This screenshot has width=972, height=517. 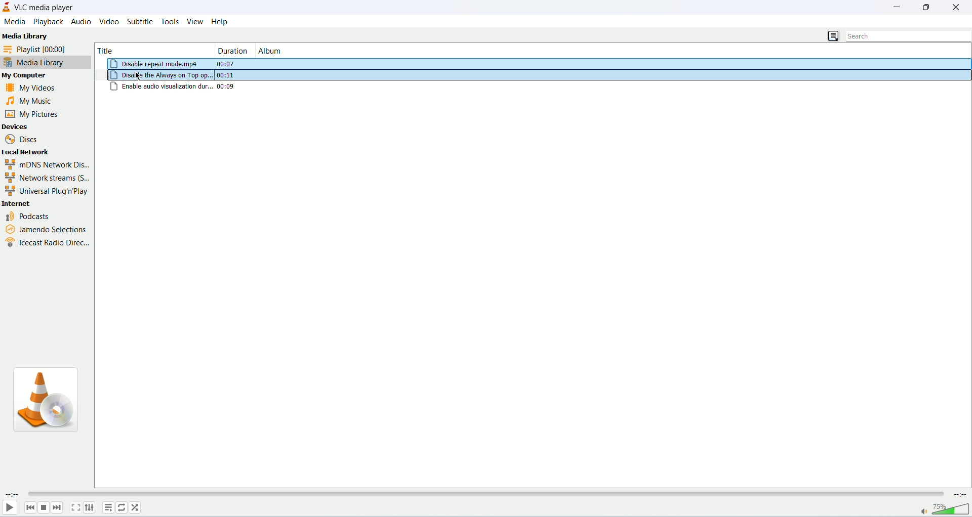 What do you see at coordinates (171, 22) in the screenshot?
I see `tools` at bounding box center [171, 22].